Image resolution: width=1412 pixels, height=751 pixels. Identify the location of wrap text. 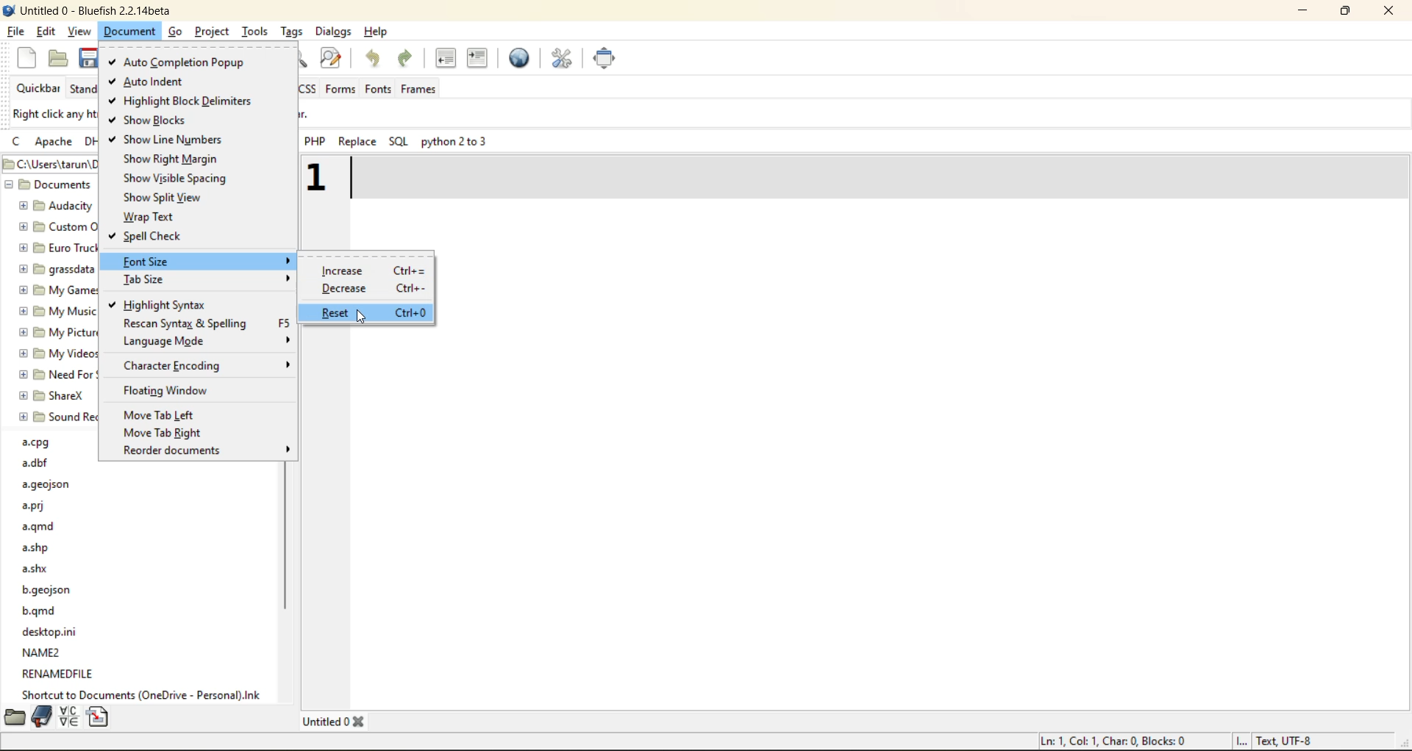
(157, 219).